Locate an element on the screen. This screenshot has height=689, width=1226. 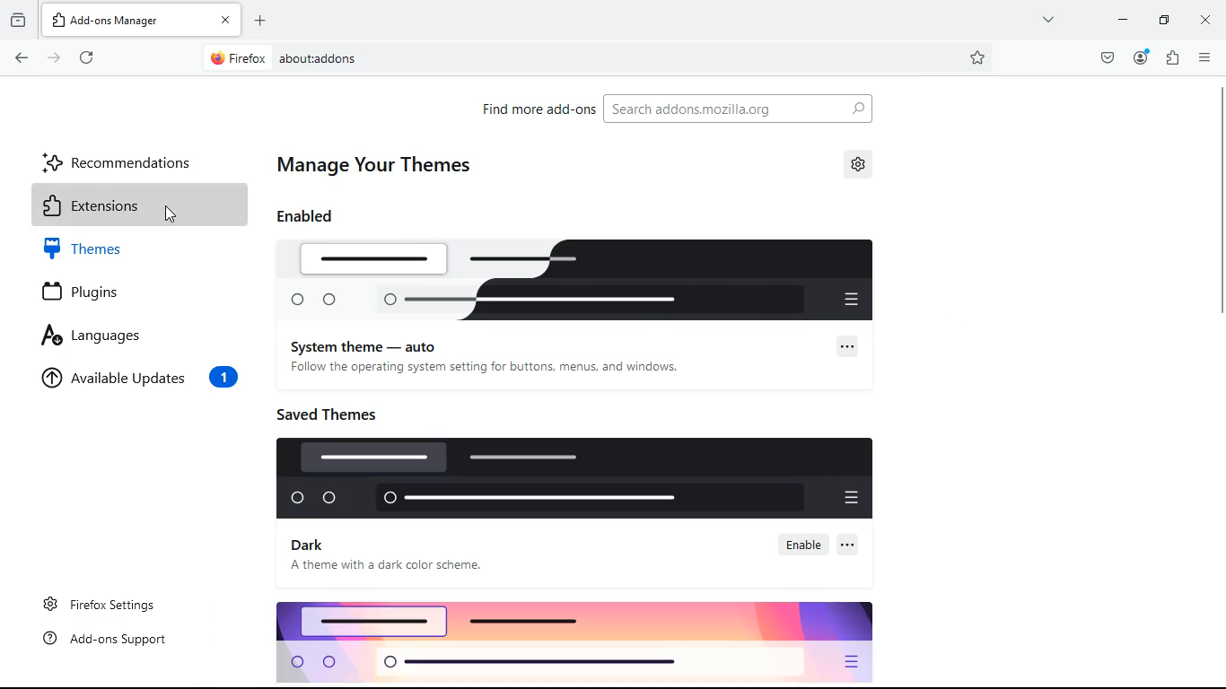
more is located at coordinates (1049, 22).